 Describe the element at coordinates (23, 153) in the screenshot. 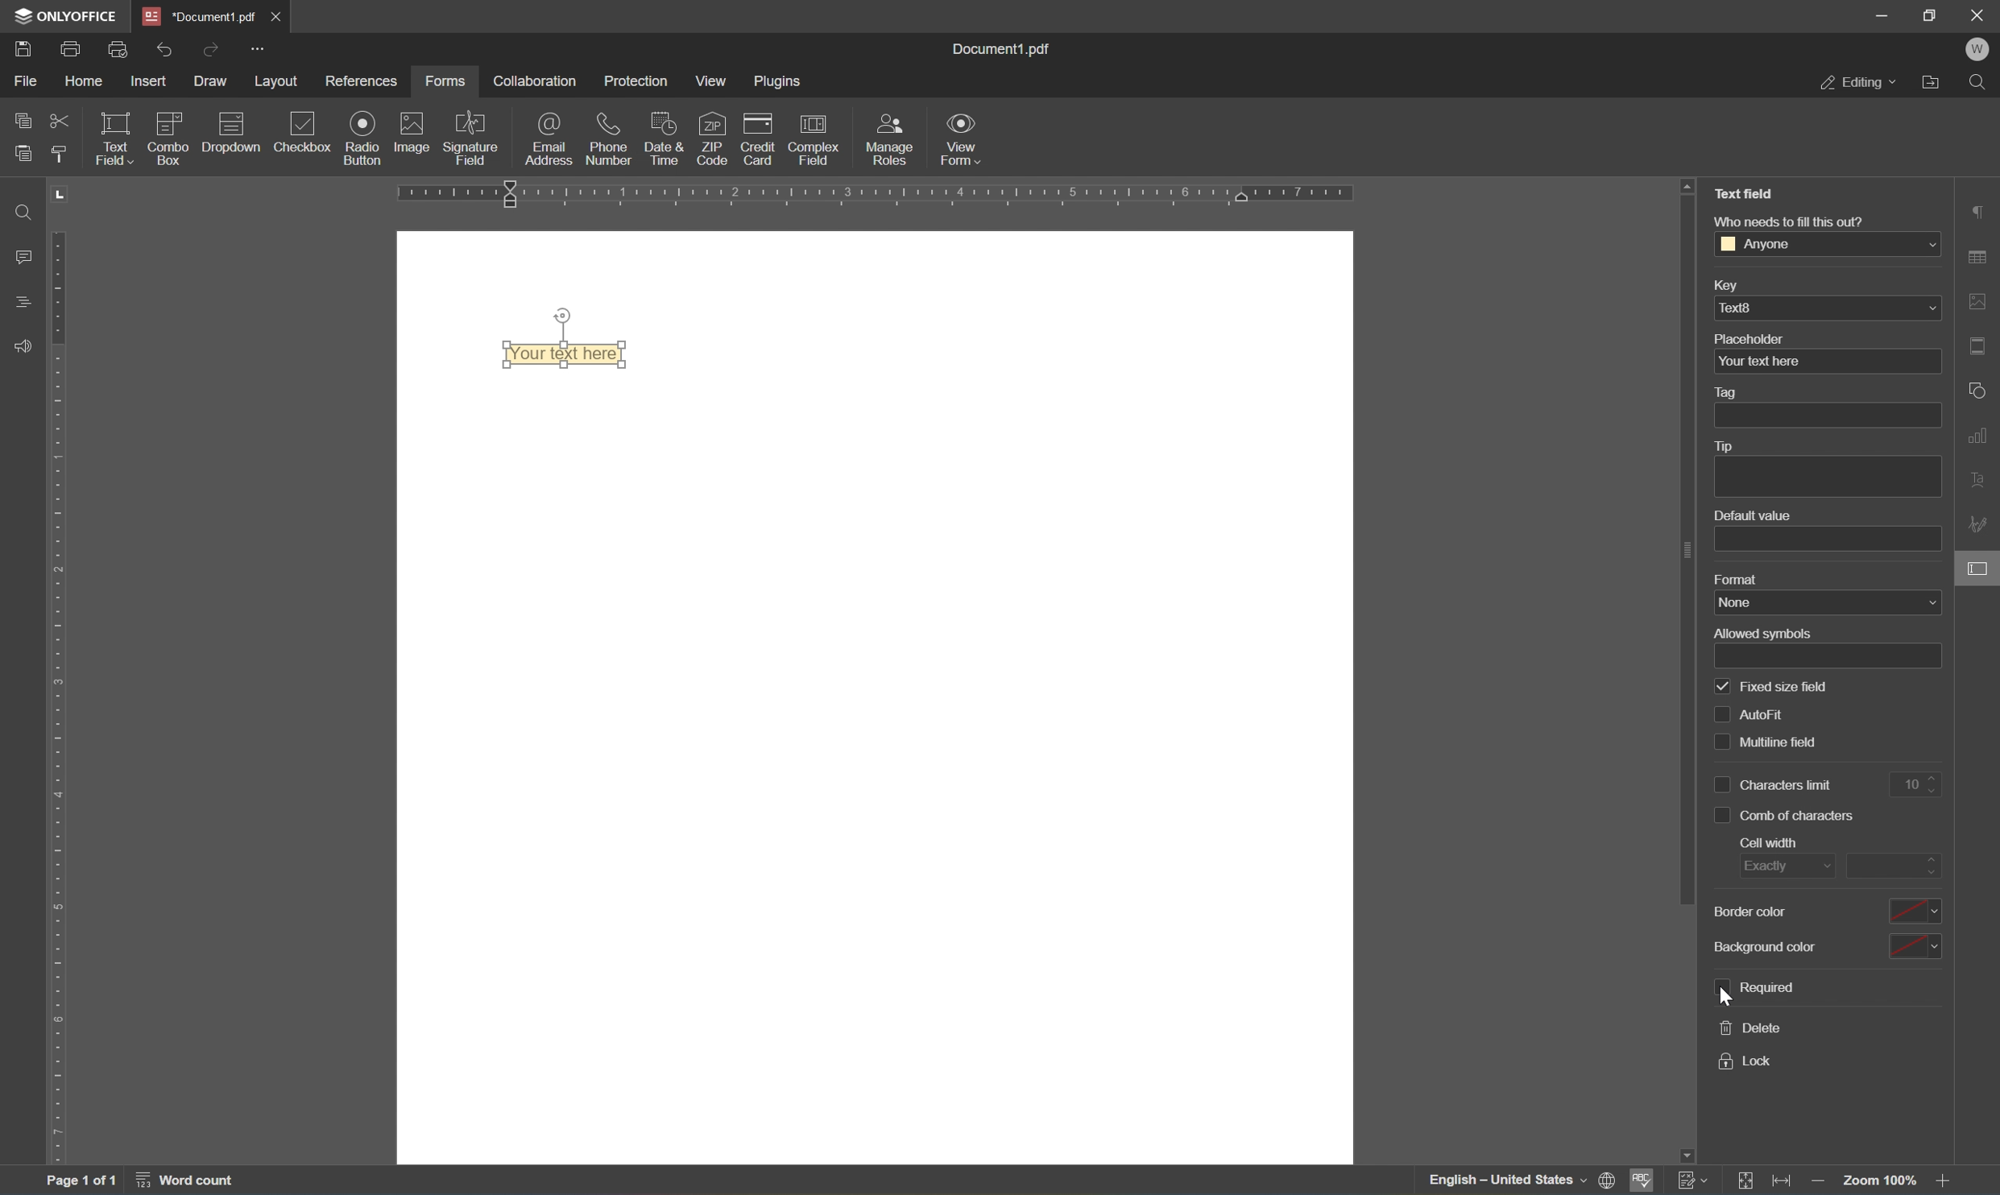

I see `paste` at that location.